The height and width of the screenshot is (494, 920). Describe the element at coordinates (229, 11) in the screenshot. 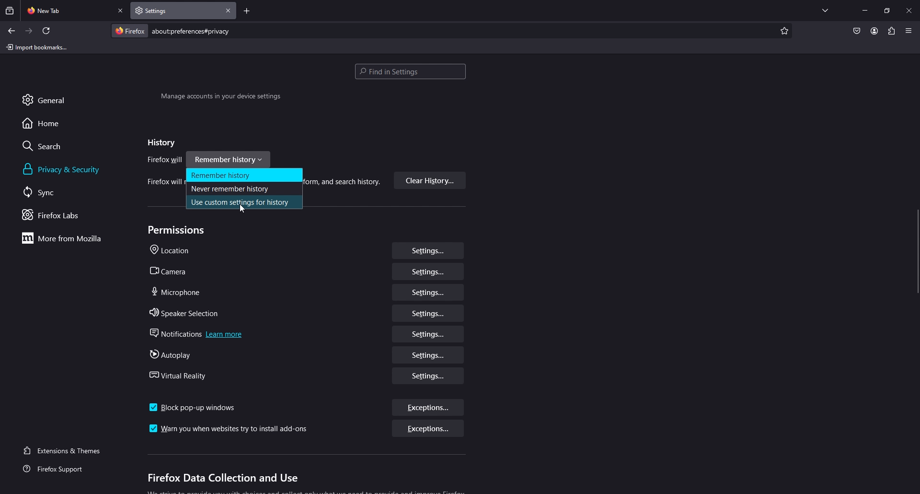

I see `close tab` at that location.